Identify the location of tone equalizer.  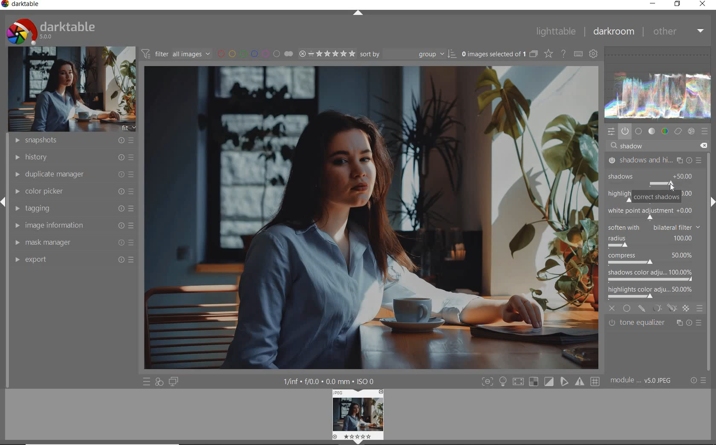
(655, 324).